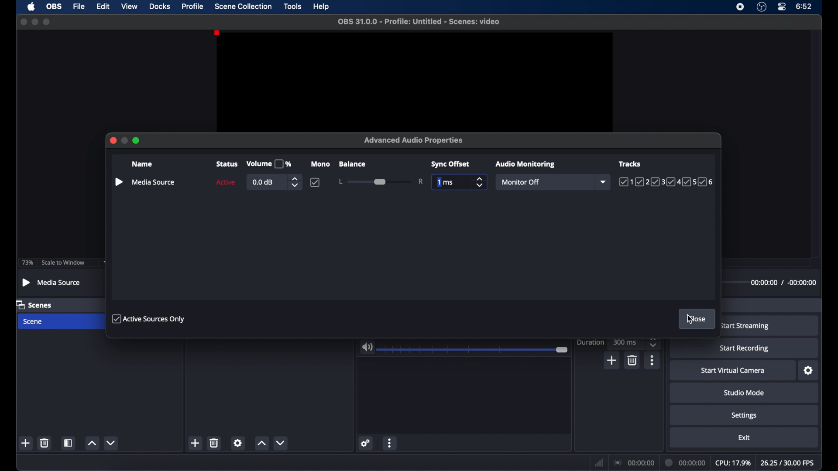 The height and width of the screenshot is (471, 838). Describe the element at coordinates (634, 463) in the screenshot. I see `connection` at that location.